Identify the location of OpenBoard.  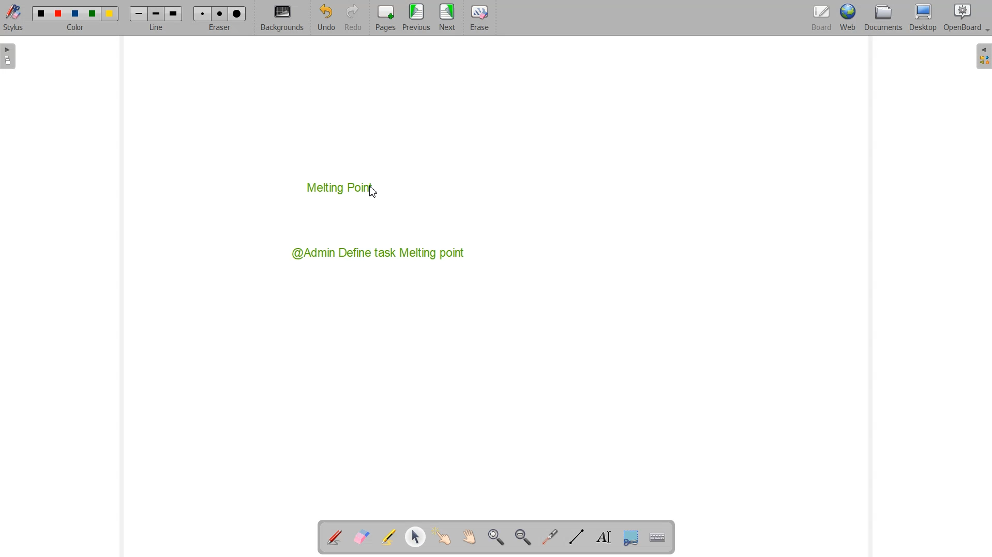
(961, 19).